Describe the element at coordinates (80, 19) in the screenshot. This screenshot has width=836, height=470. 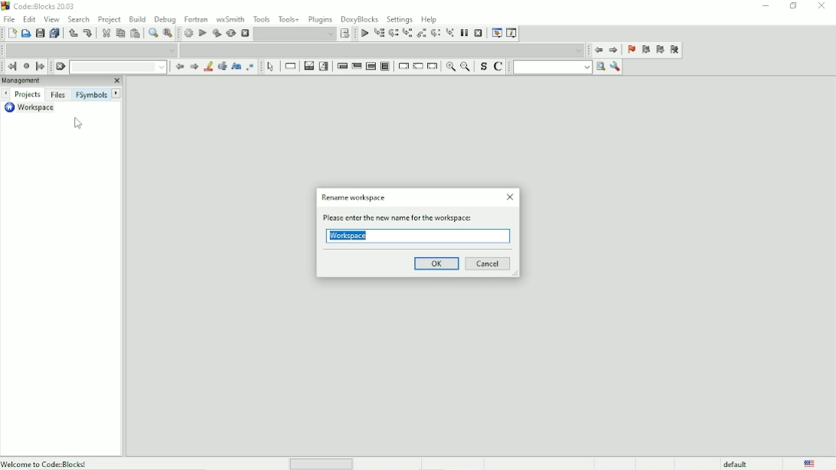
I see `Search` at that location.